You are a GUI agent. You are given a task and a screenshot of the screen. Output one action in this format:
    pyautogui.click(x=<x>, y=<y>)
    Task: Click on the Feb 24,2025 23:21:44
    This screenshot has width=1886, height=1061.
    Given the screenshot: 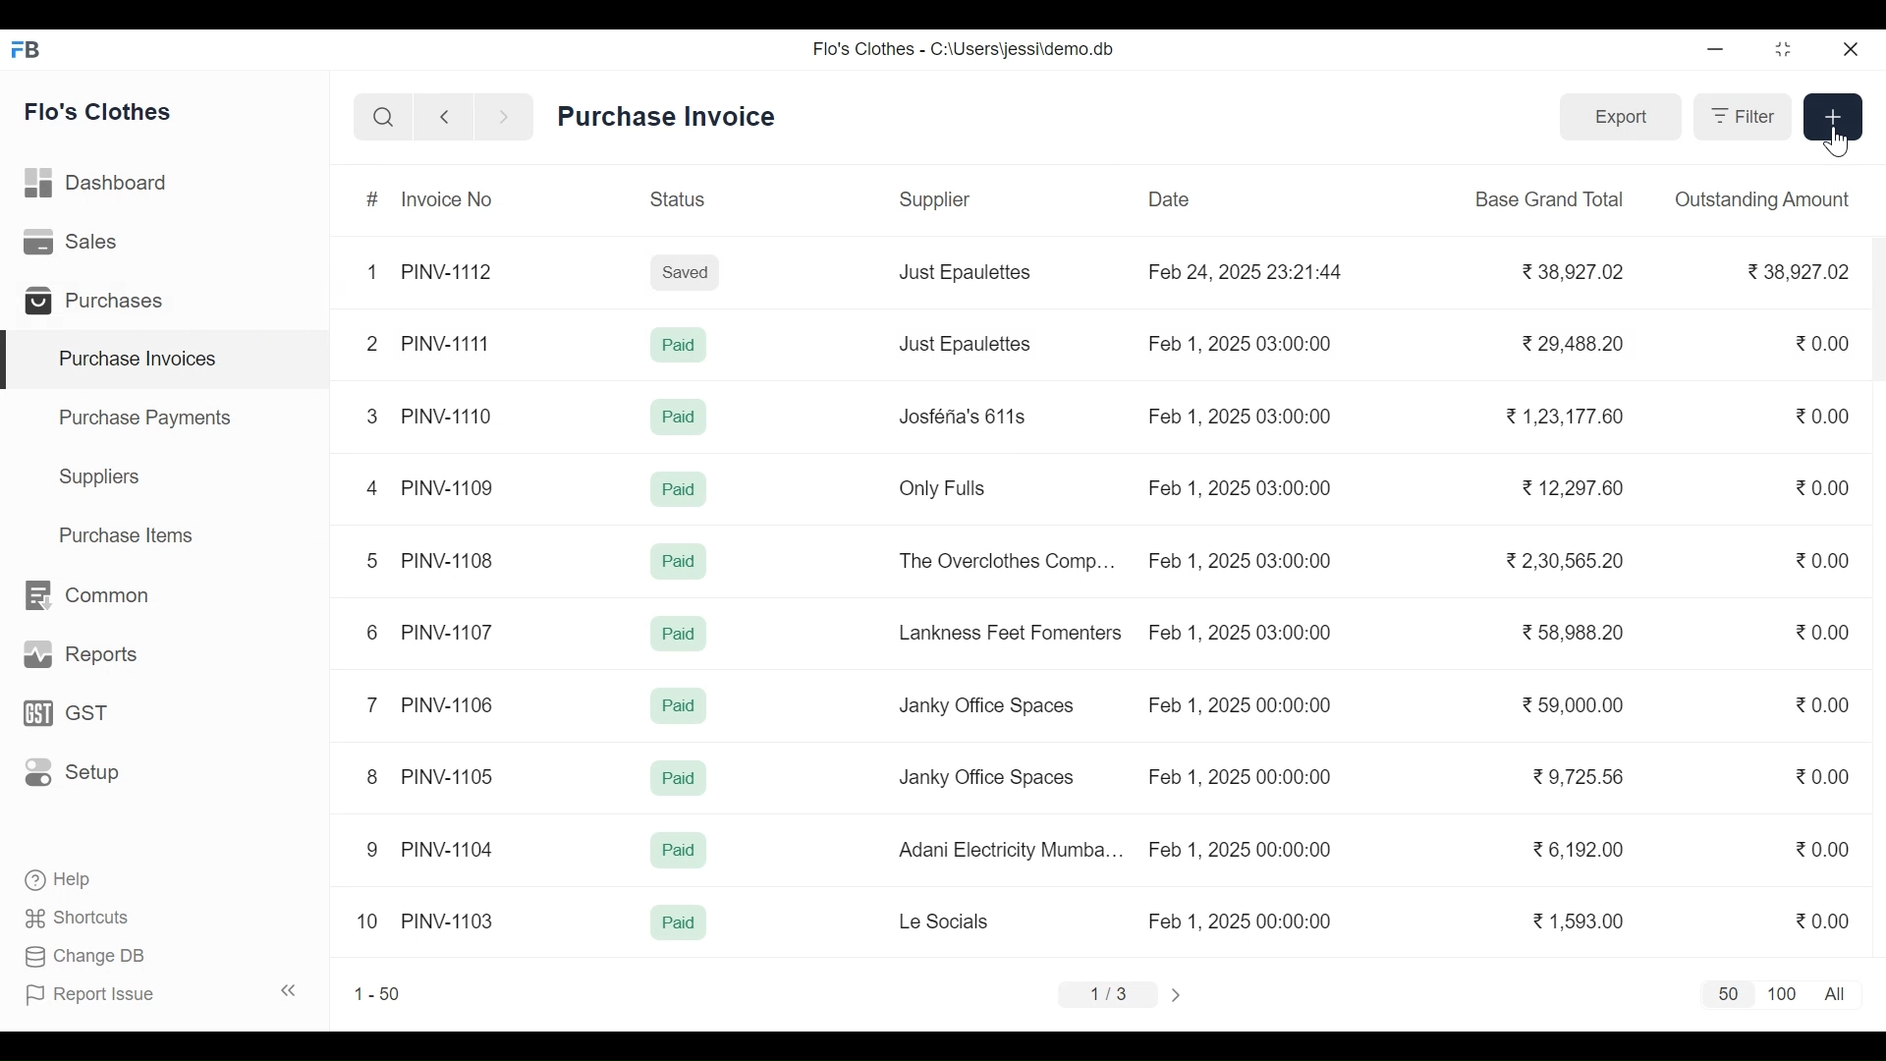 What is the action you would take?
    pyautogui.click(x=1250, y=273)
    